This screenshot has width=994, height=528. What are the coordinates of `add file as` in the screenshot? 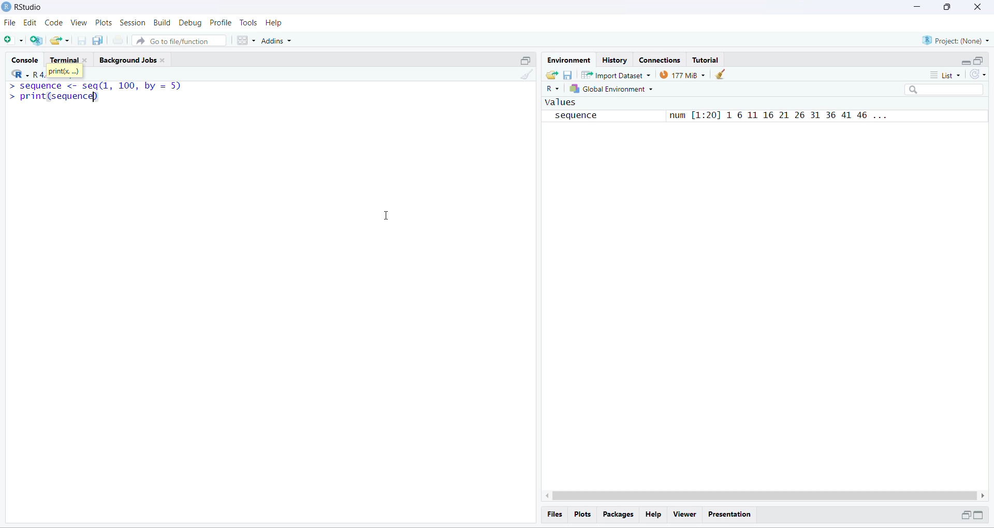 It's located at (14, 40).